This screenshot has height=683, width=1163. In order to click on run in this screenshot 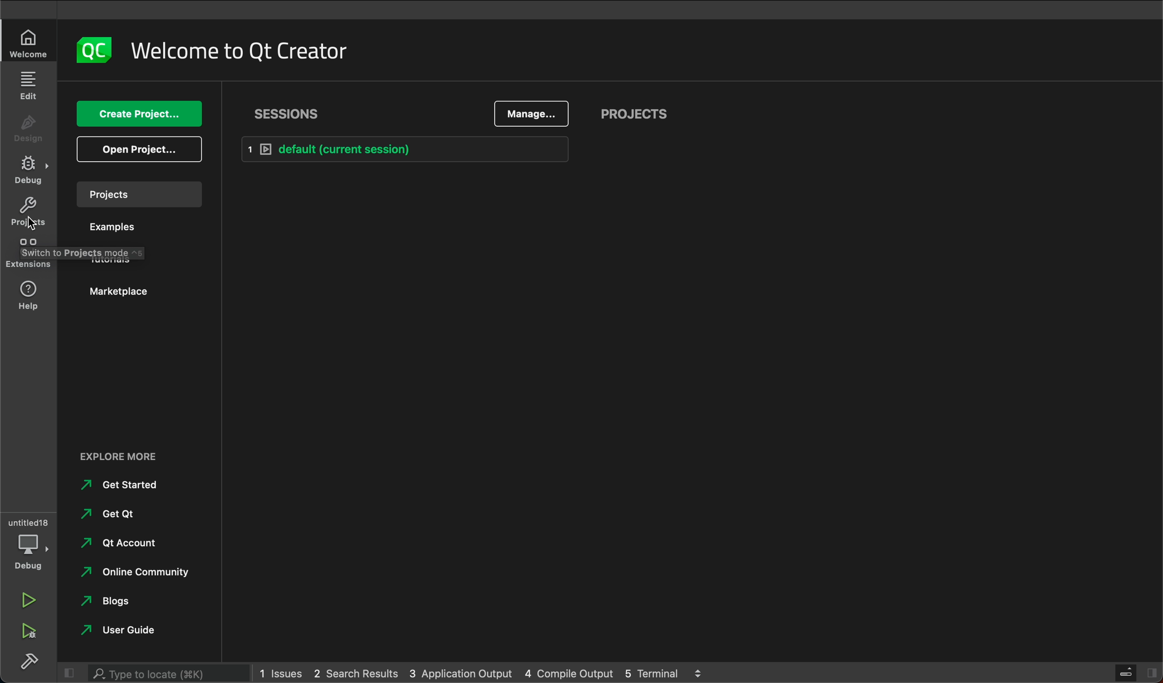, I will do `click(27, 603)`.